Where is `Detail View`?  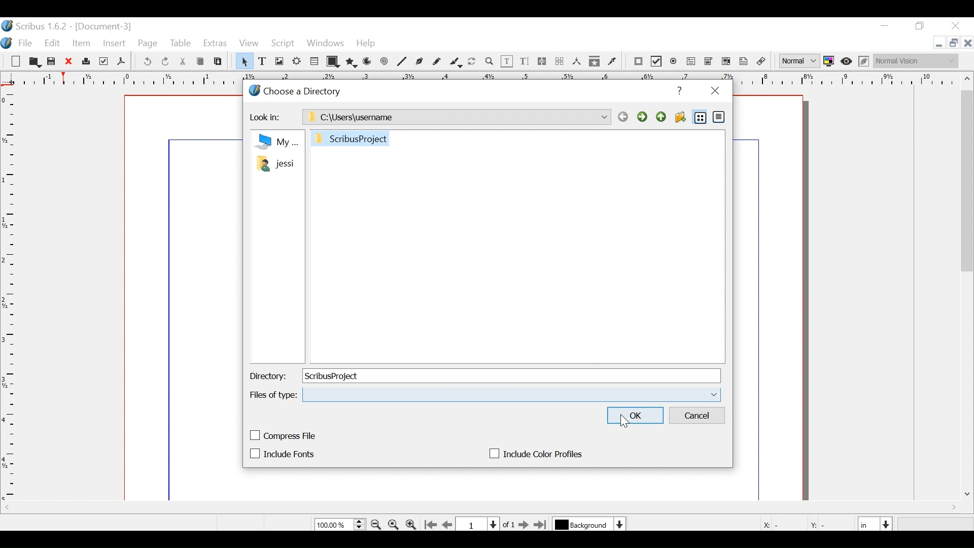 Detail View is located at coordinates (720, 117).